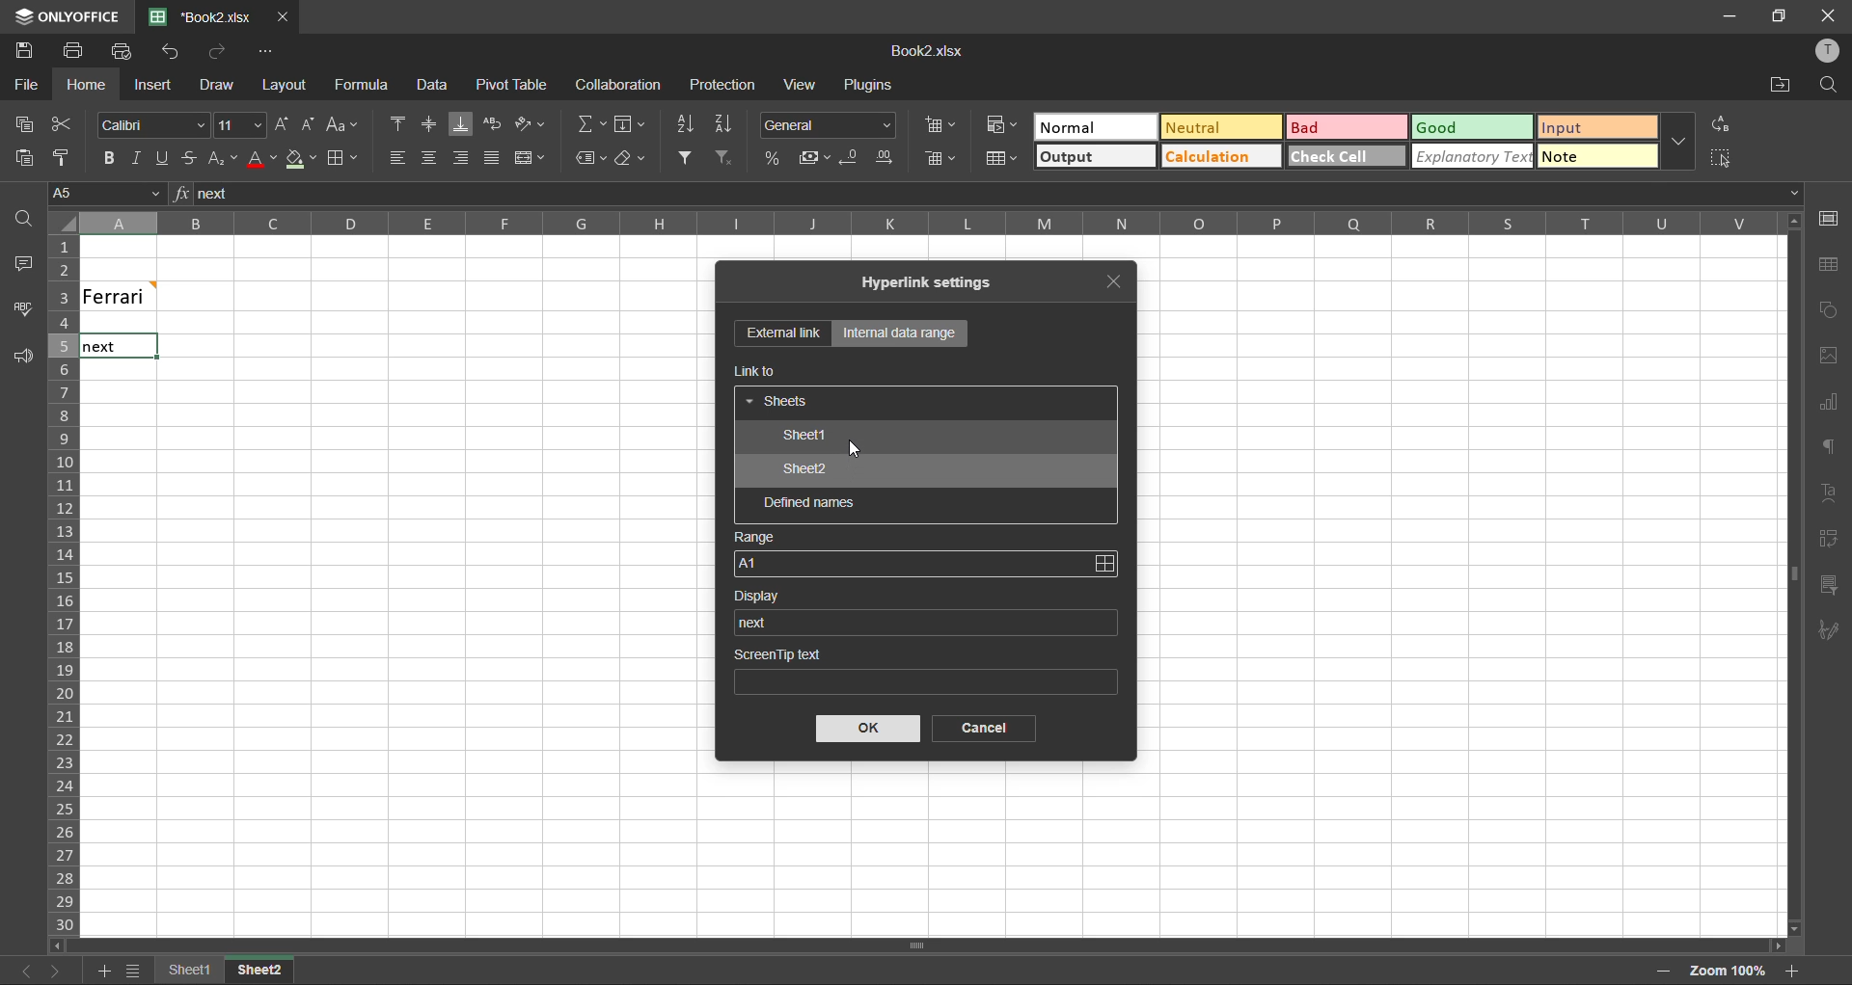 This screenshot has height=985, width=1852. Describe the element at coordinates (725, 86) in the screenshot. I see `protection` at that location.